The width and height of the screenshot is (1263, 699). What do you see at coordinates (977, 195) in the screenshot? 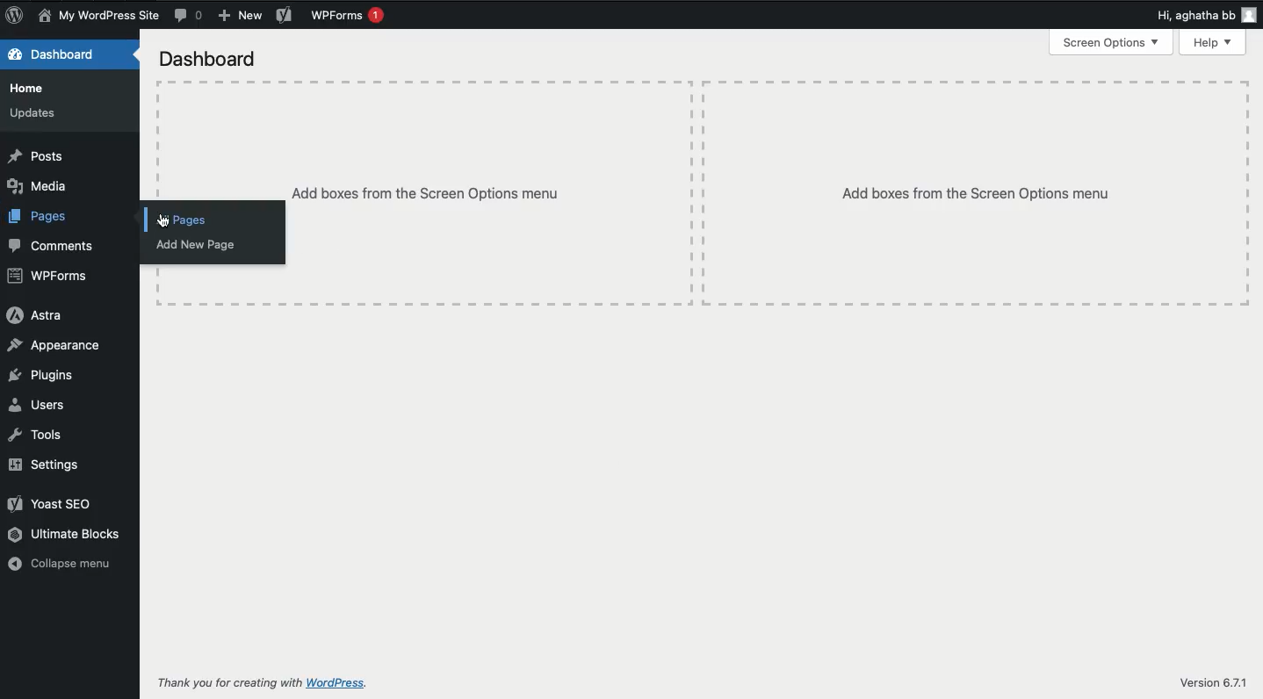
I see `Add boxes from the screen options menu` at bounding box center [977, 195].